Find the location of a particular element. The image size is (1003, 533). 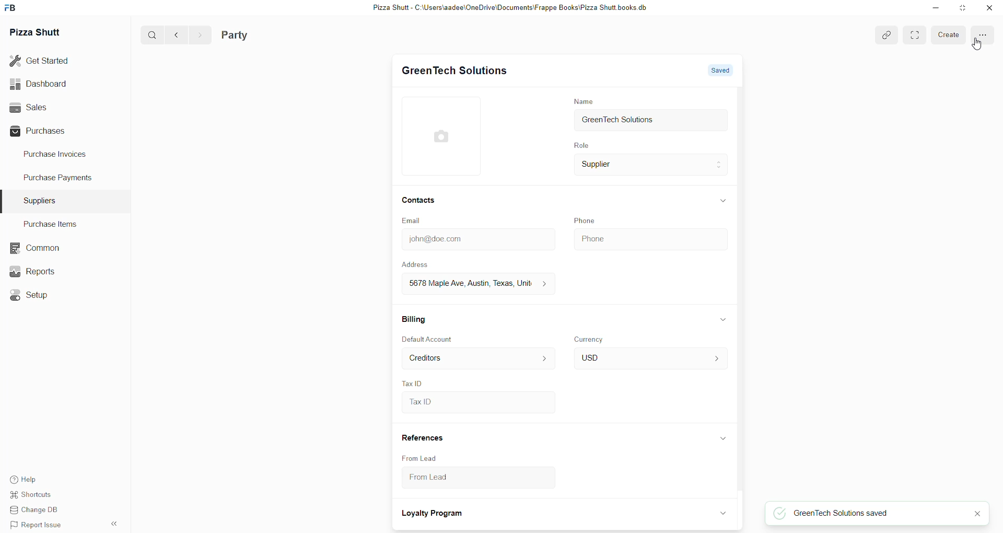

Dashboard is located at coordinates (50, 84).